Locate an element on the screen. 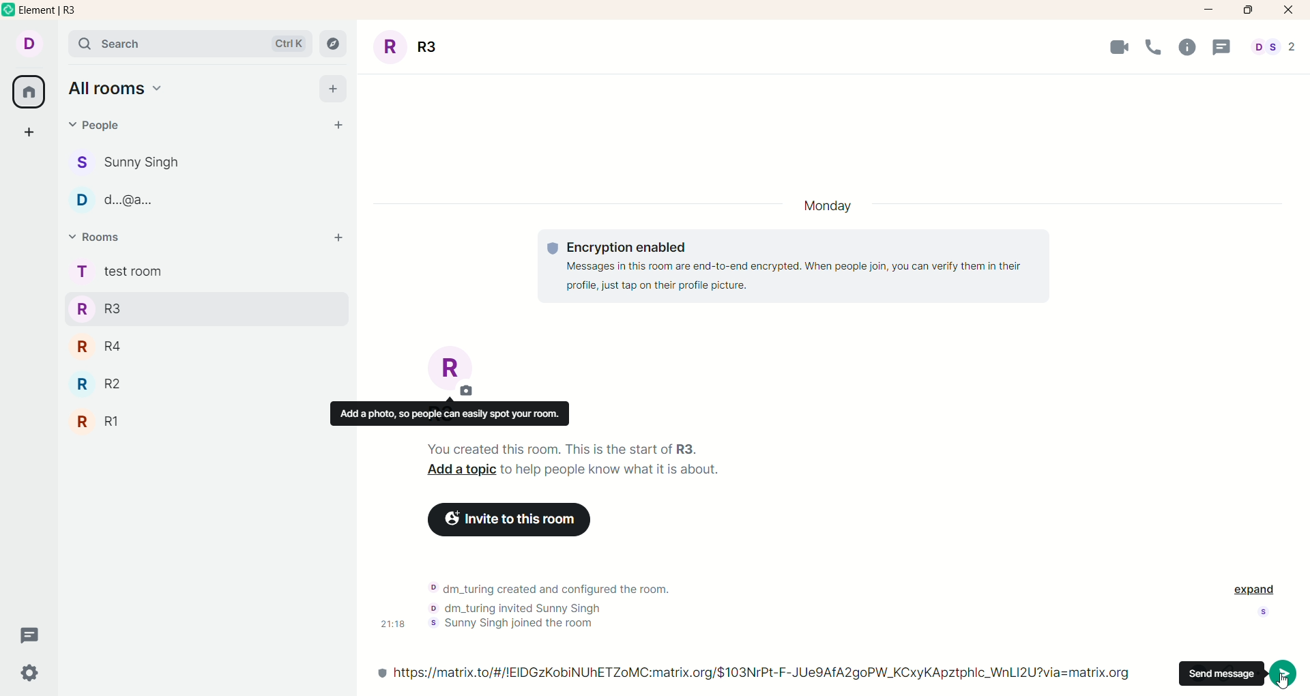 This screenshot has width=1310, height=696. create a space is located at coordinates (31, 135).